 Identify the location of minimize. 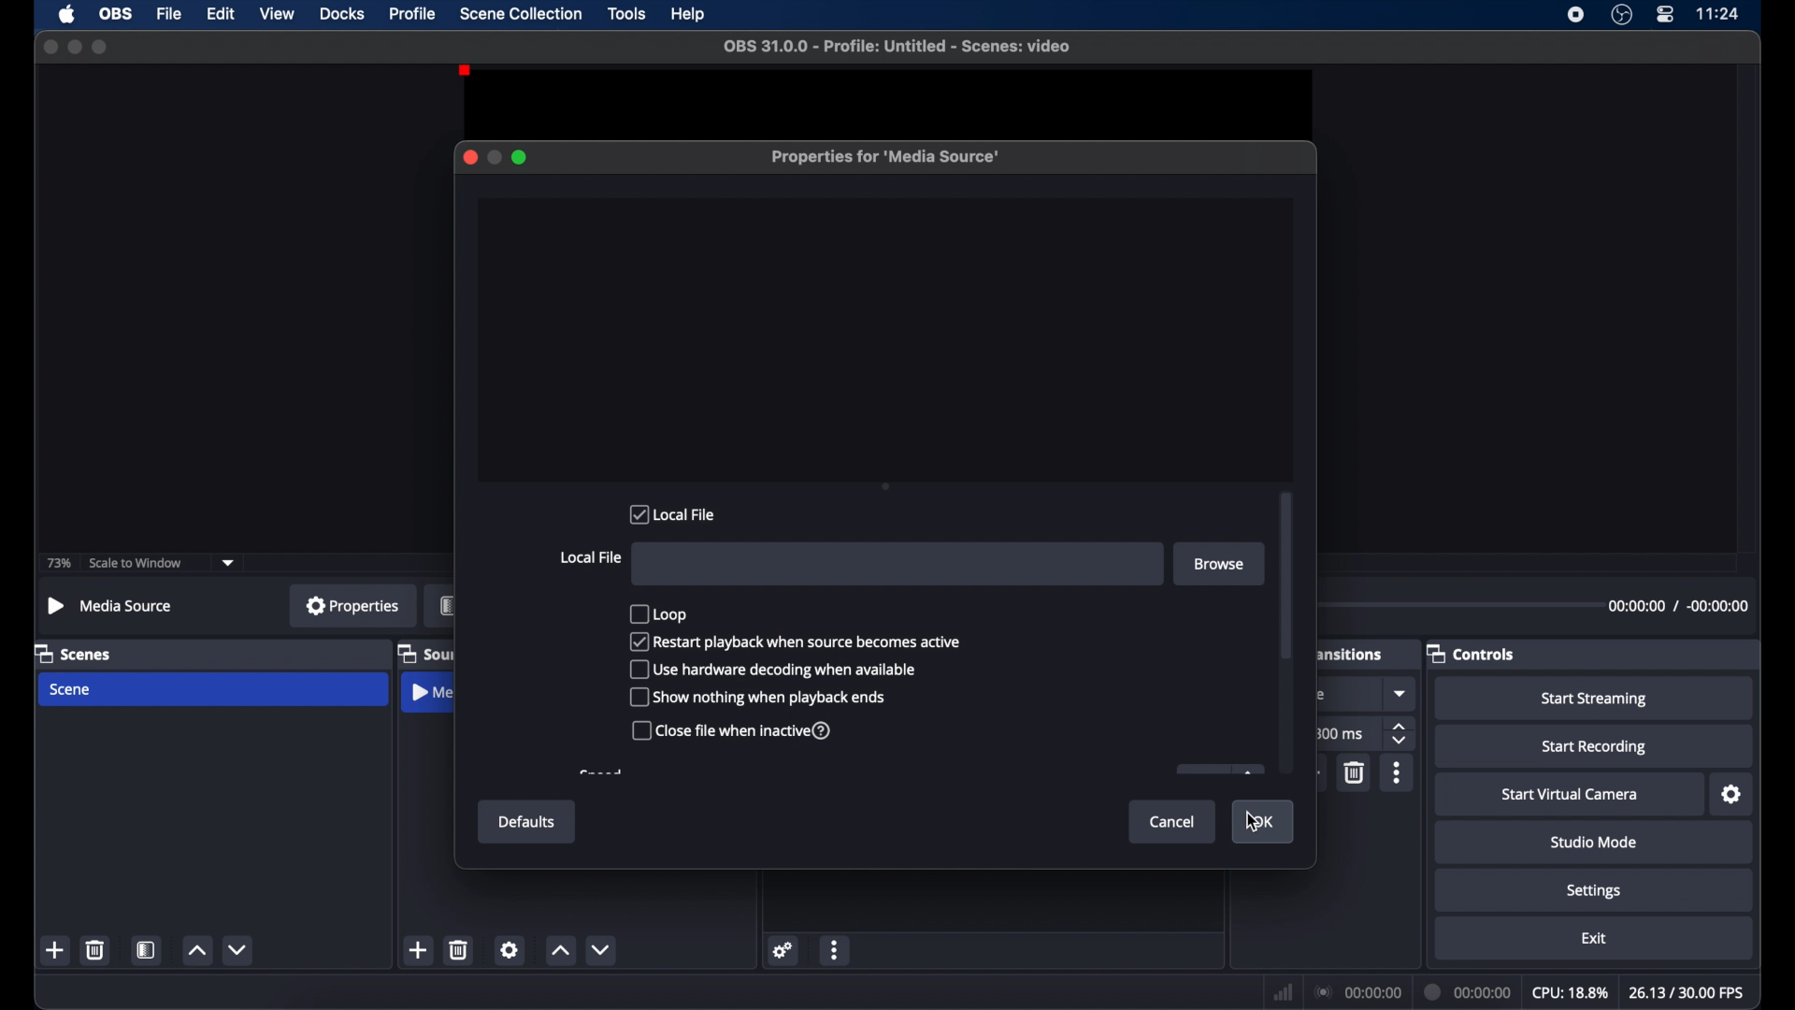
(494, 157).